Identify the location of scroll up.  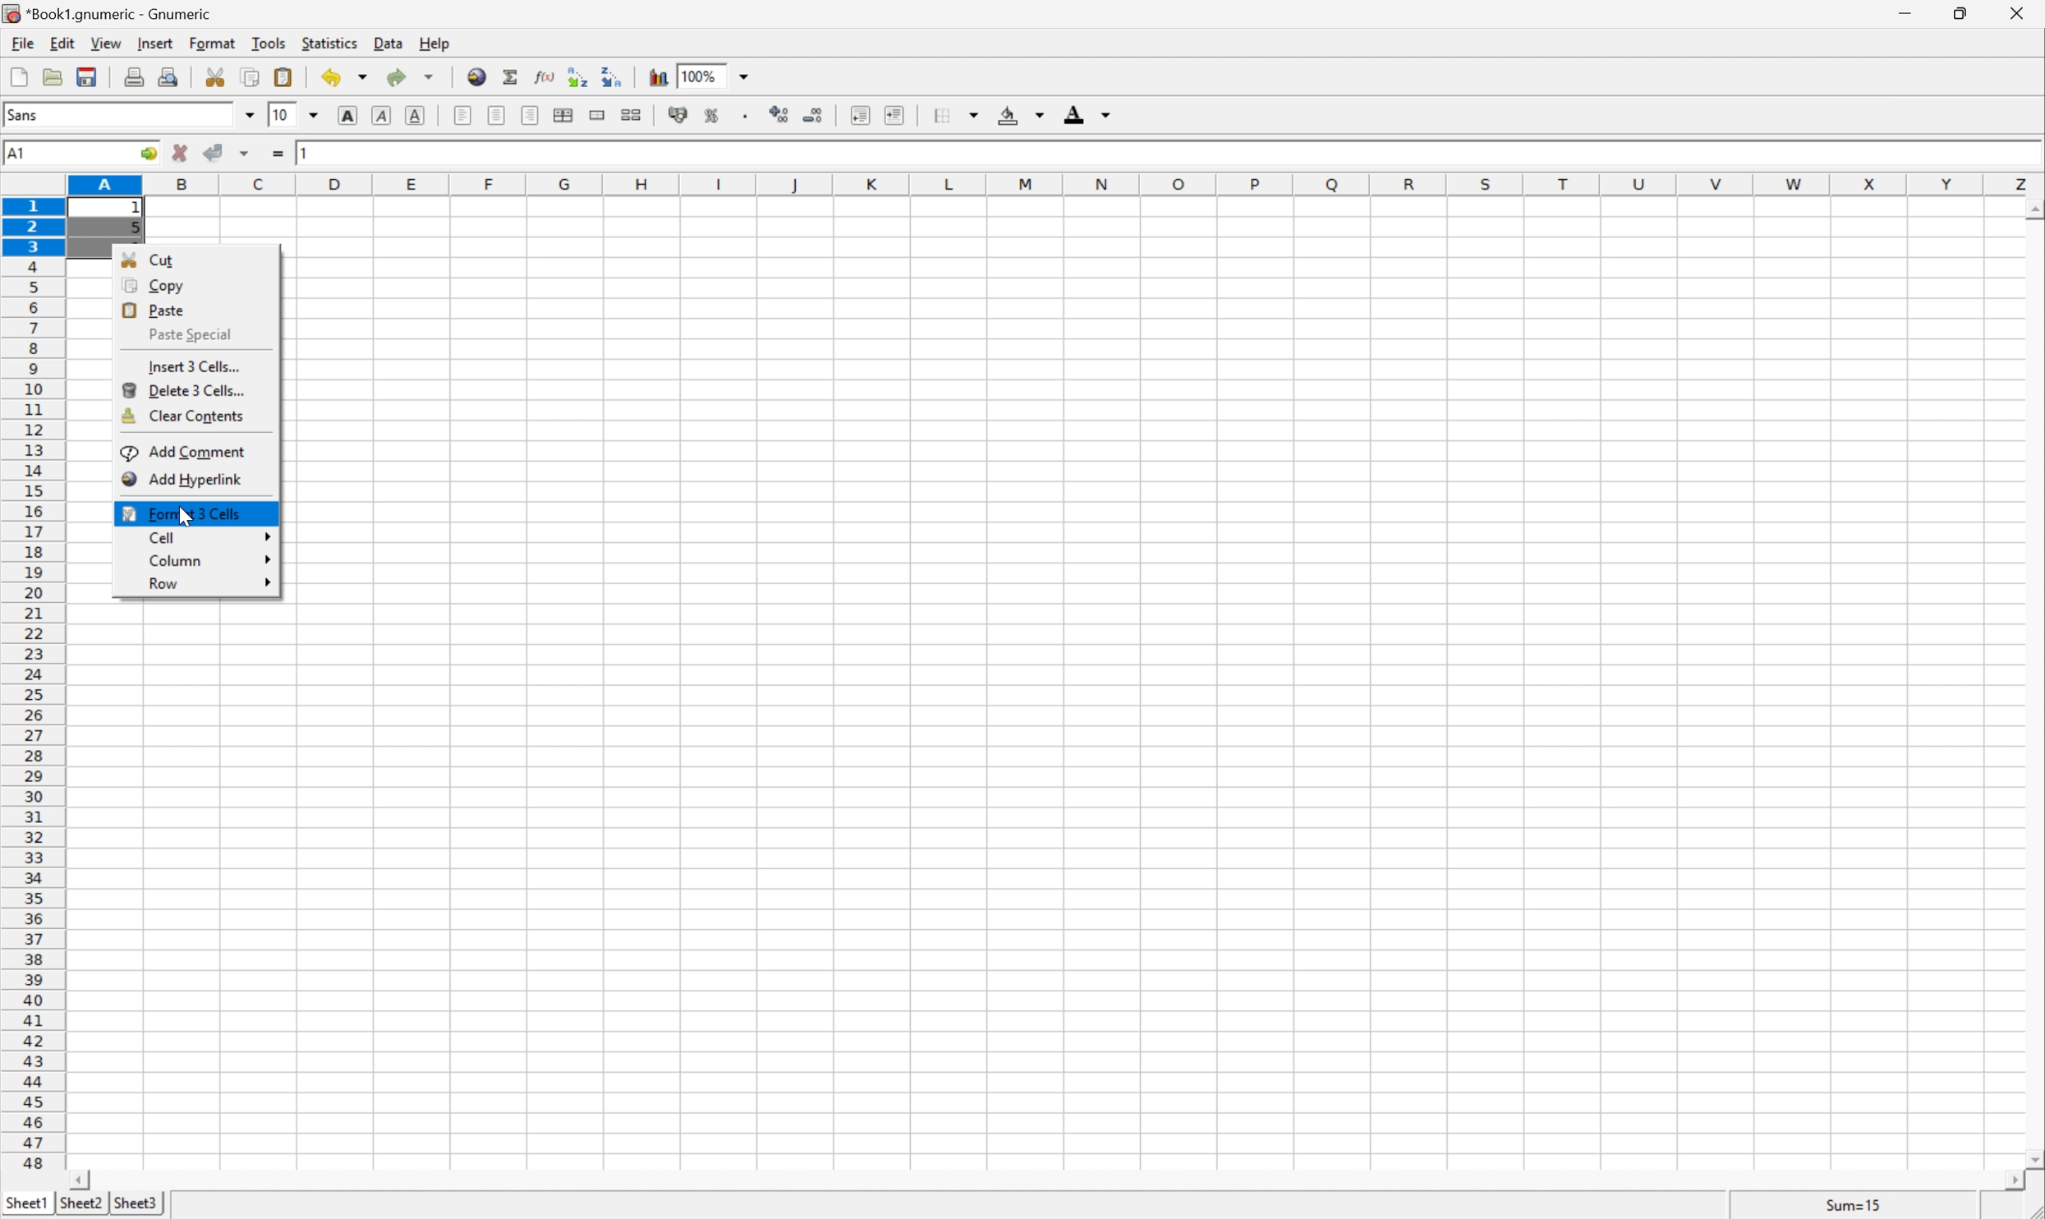
(2032, 211).